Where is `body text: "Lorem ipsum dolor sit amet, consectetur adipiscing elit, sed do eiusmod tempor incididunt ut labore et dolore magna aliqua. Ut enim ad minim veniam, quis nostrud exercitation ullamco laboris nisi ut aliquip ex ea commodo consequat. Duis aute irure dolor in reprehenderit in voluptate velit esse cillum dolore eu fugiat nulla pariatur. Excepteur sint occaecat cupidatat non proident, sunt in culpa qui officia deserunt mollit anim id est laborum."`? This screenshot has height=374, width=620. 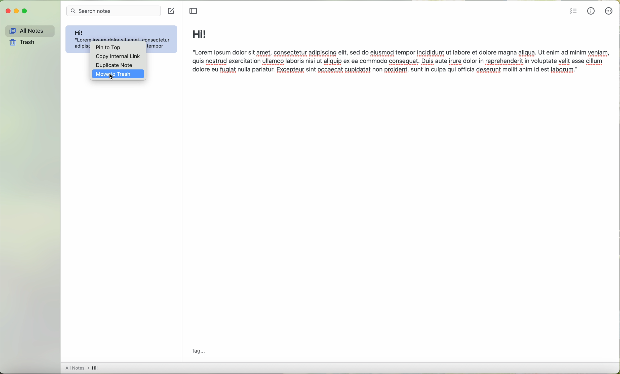 body text: "Lorem ipsum dolor sit amet, consectetur adipiscing elit, sed do eiusmod tempor incididunt ut labore et dolore magna aliqua. Ut enim ad minim veniam, quis nostrud exercitation ullamco laboris nisi ut aliquip ex ea commodo consequat. Duis aute irure dolor in reprehenderit in voluptate velit esse cillum dolore eu fugiat nulla pariatur. Excepteur sint occaecat cupidatat non proident, sunt in culpa qui officia deserunt mollit anim id est laborum." is located at coordinates (401, 63).